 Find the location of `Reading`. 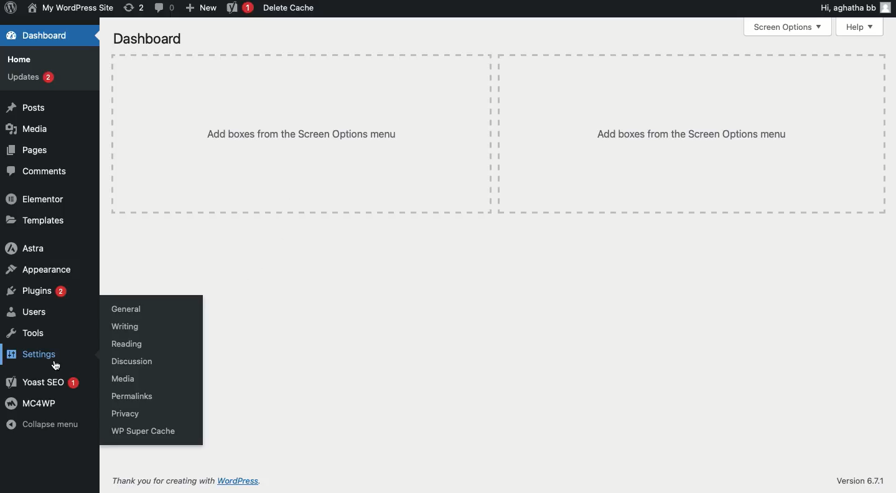

Reading is located at coordinates (128, 344).